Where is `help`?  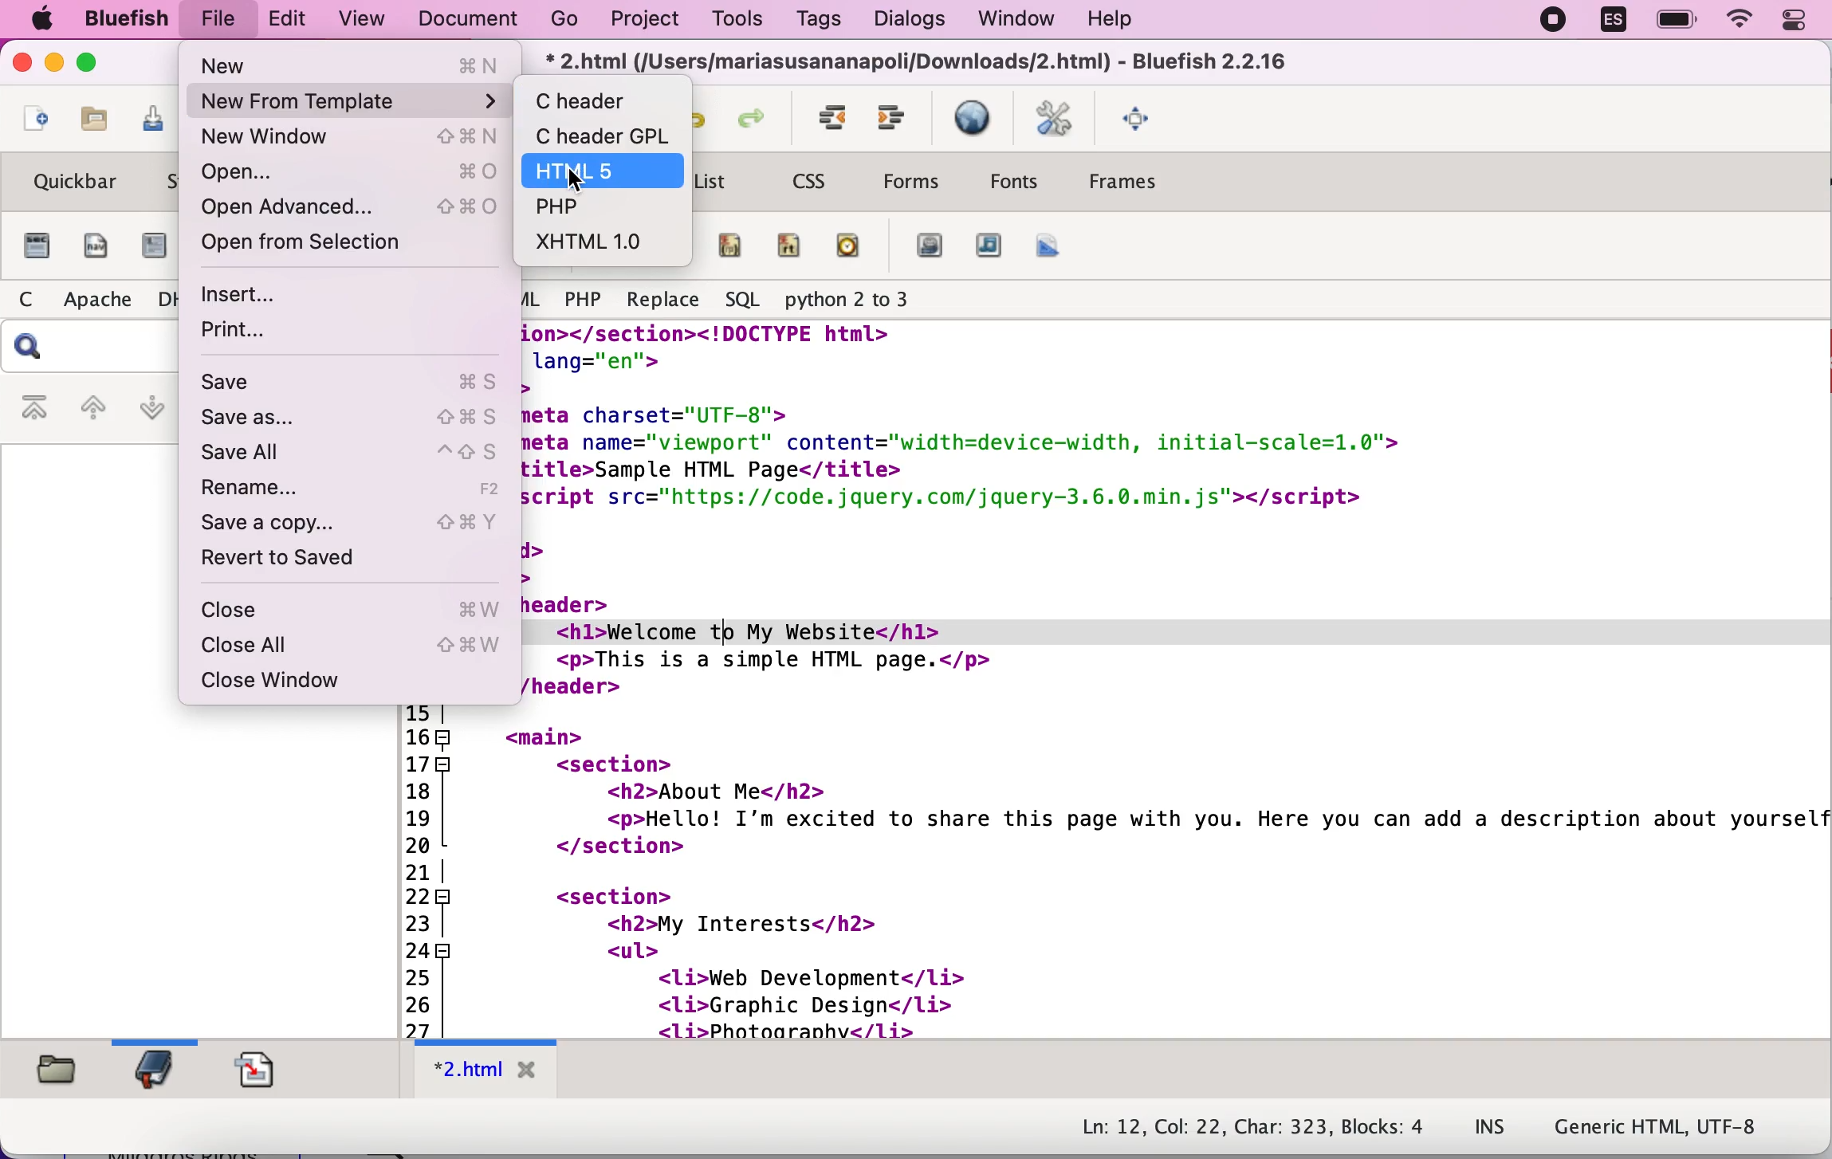
help is located at coordinates (1110, 22).